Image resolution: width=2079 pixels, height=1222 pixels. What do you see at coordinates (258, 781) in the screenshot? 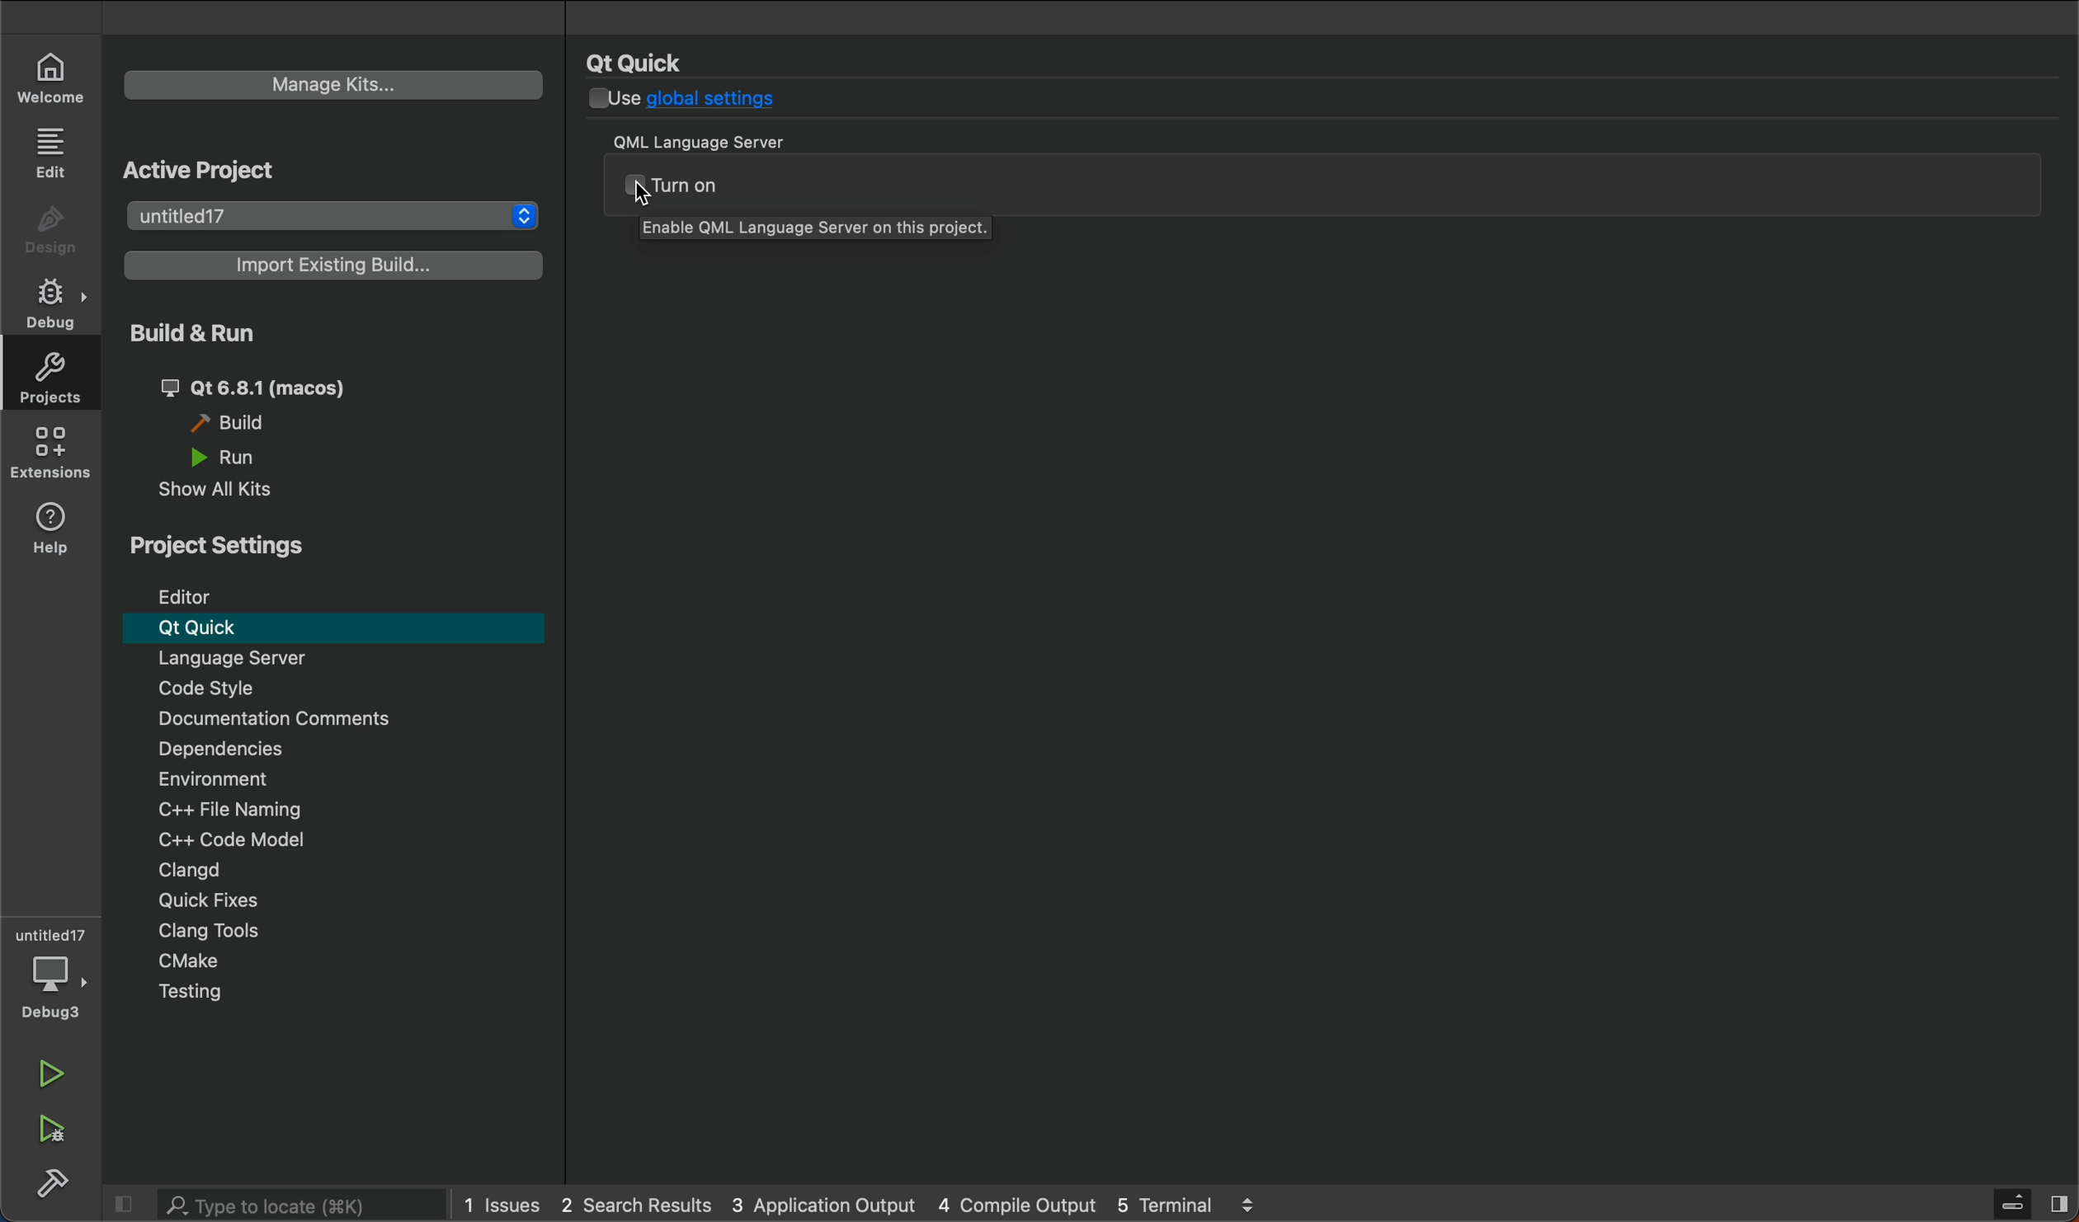
I see `Environment` at bounding box center [258, 781].